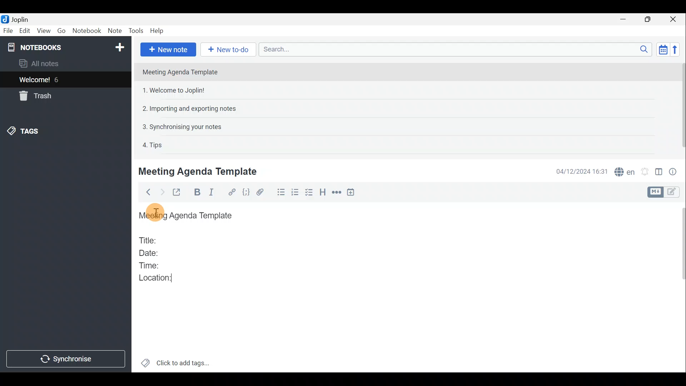  What do you see at coordinates (659, 173) in the screenshot?
I see `Toggle editor layout` at bounding box center [659, 173].